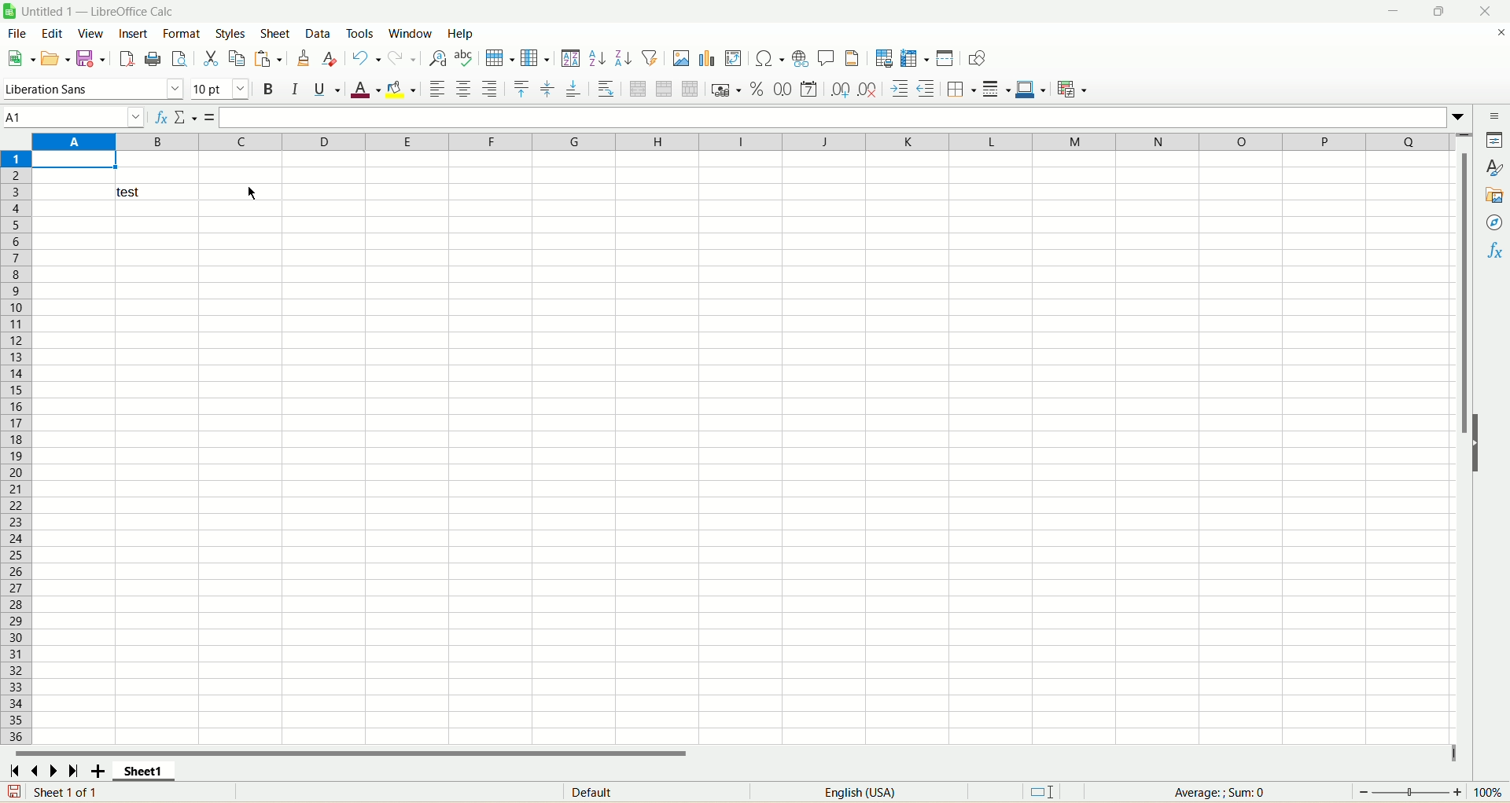 The width and height of the screenshot is (1510, 803). I want to click on font color, so click(365, 89).